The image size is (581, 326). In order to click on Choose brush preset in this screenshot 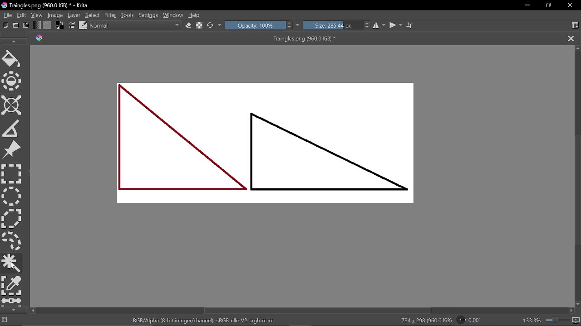, I will do `click(84, 25)`.